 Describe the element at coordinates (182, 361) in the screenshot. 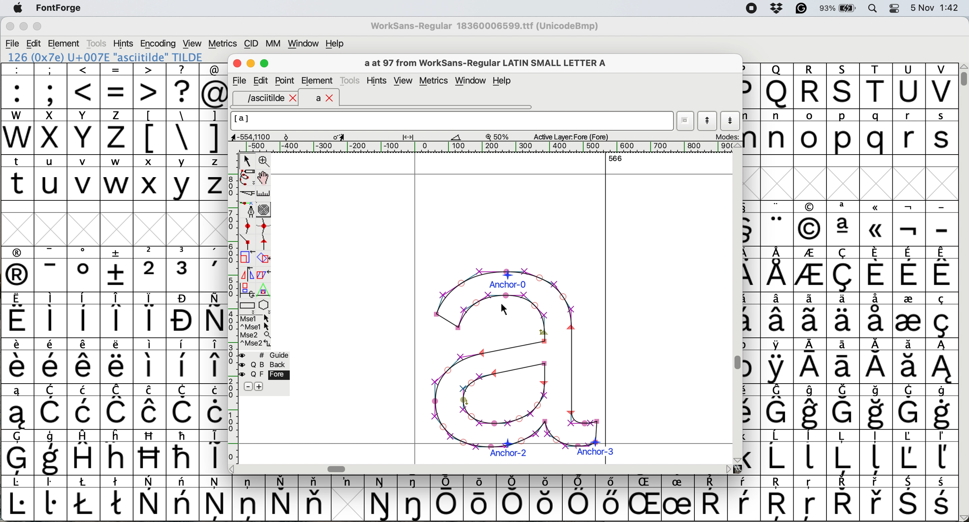

I see `symbol` at that location.